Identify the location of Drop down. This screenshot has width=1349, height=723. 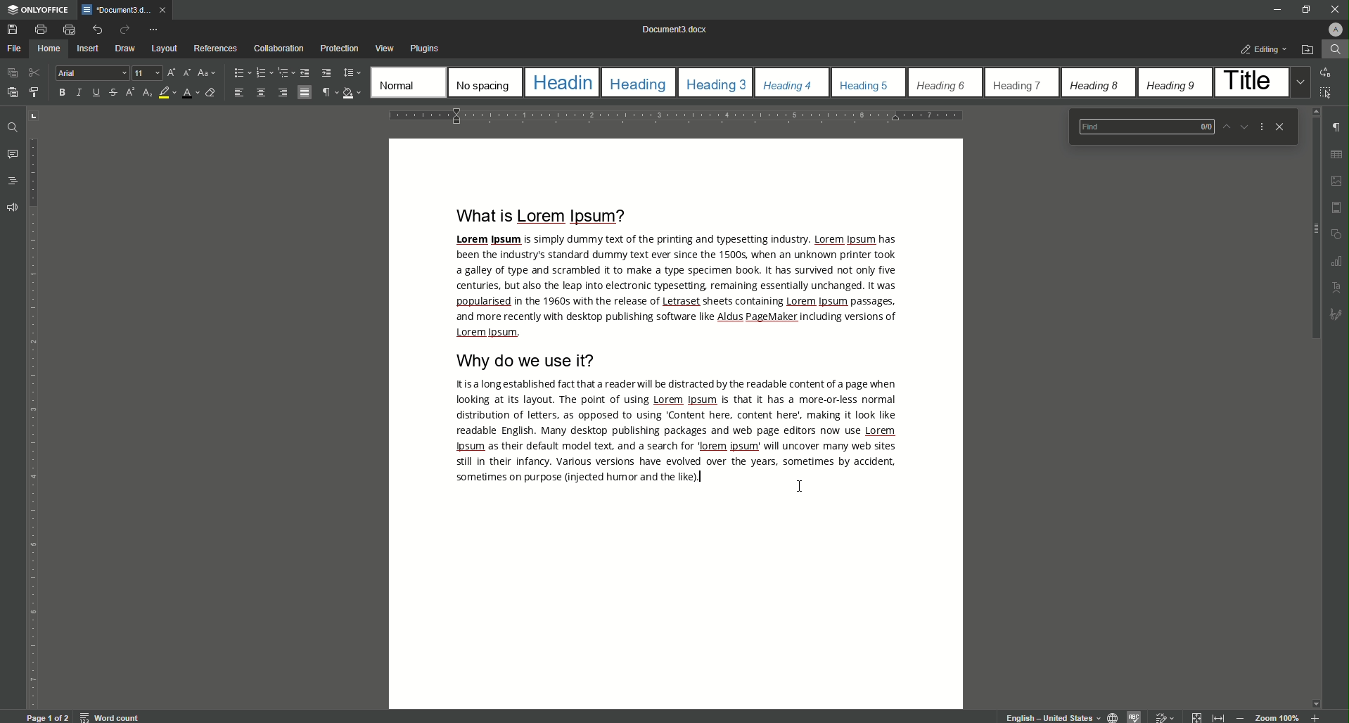
(1298, 82).